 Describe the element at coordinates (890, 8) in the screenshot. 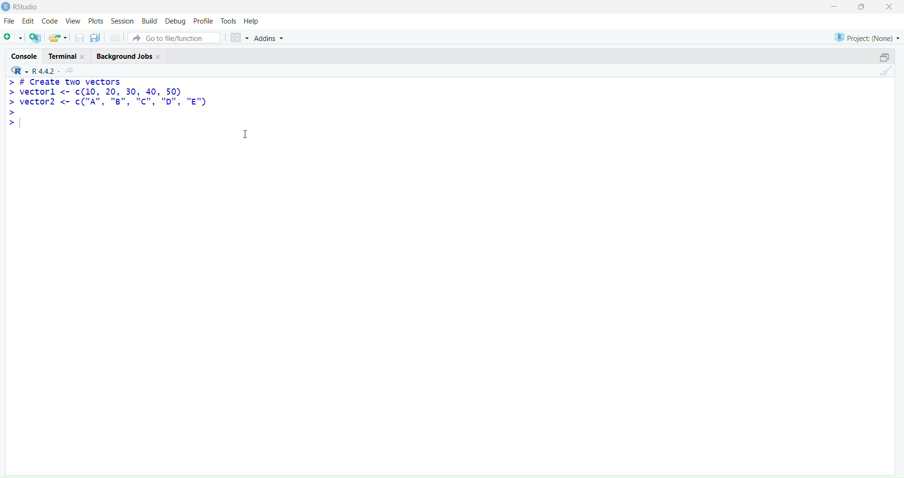

I see `Close` at that location.